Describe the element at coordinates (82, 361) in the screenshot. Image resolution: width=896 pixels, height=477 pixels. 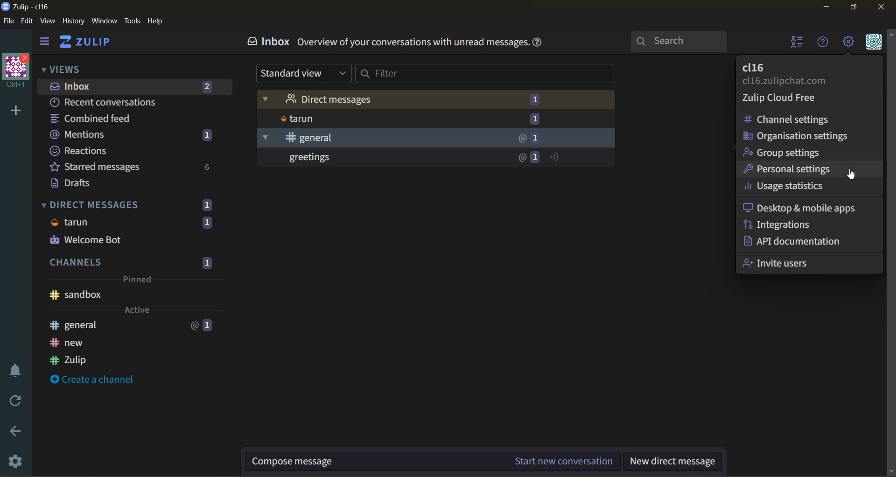
I see `zulip` at that location.